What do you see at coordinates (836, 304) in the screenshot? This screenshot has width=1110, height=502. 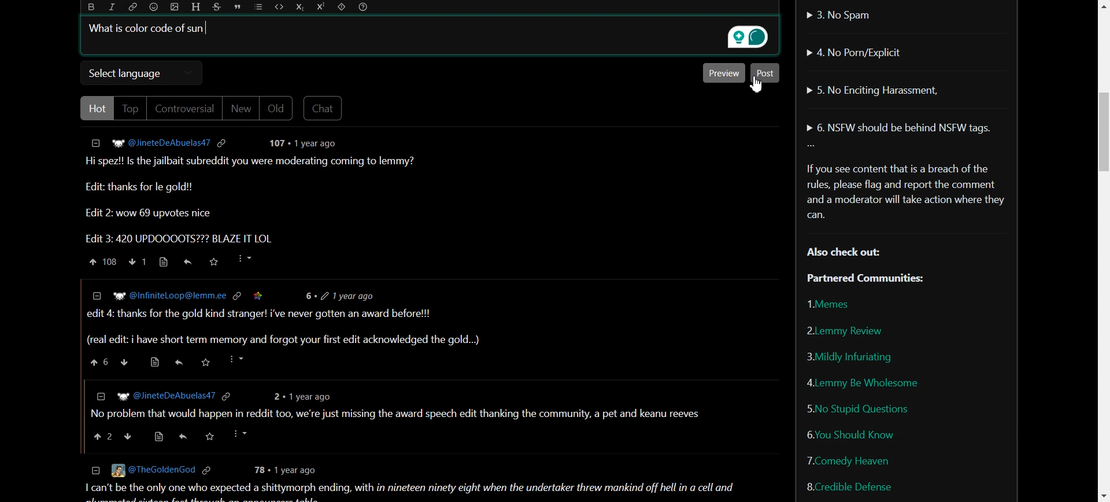 I see `Memes` at bounding box center [836, 304].